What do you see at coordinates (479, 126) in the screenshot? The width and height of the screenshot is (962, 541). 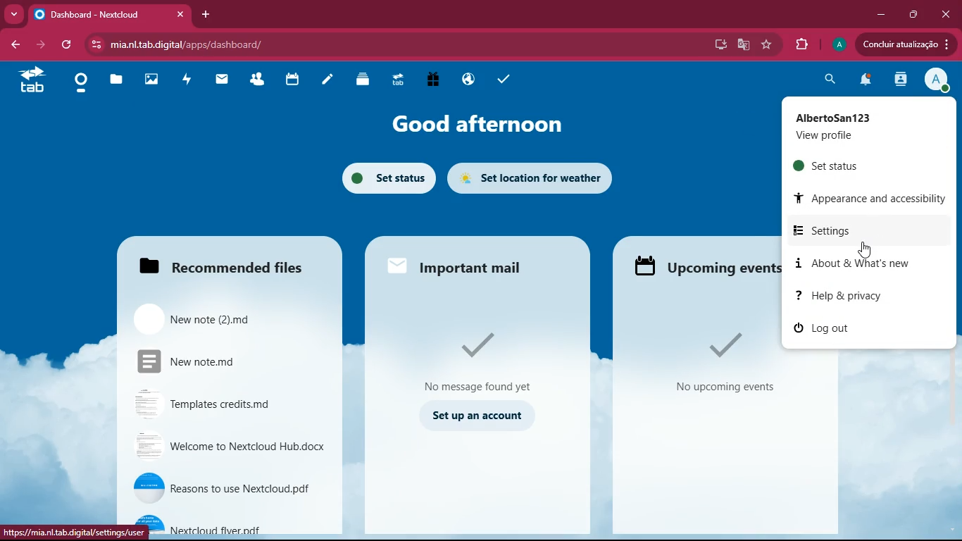 I see `good afternoon` at bounding box center [479, 126].